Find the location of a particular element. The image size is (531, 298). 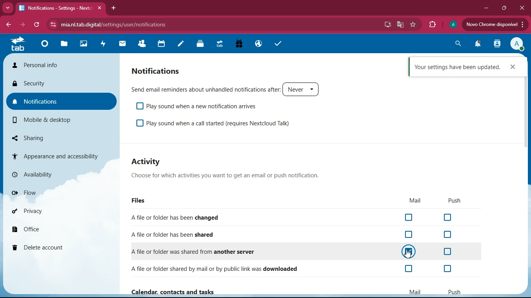

notifications is located at coordinates (58, 102).